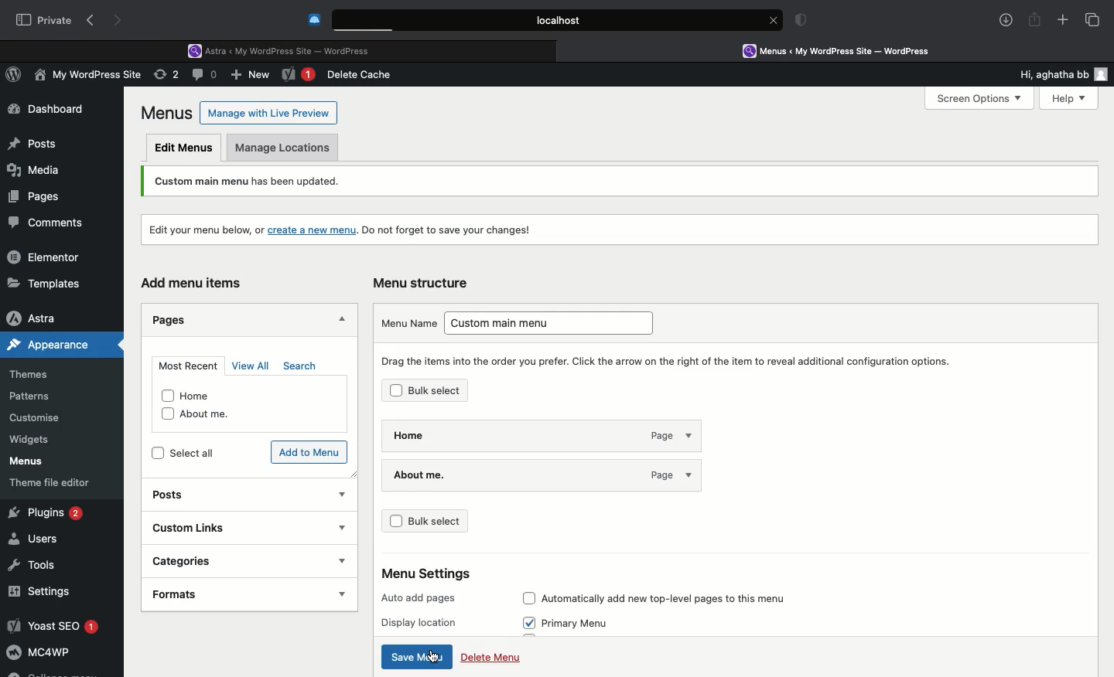 The image size is (1114, 677). I want to click on Posts, so click(171, 497).